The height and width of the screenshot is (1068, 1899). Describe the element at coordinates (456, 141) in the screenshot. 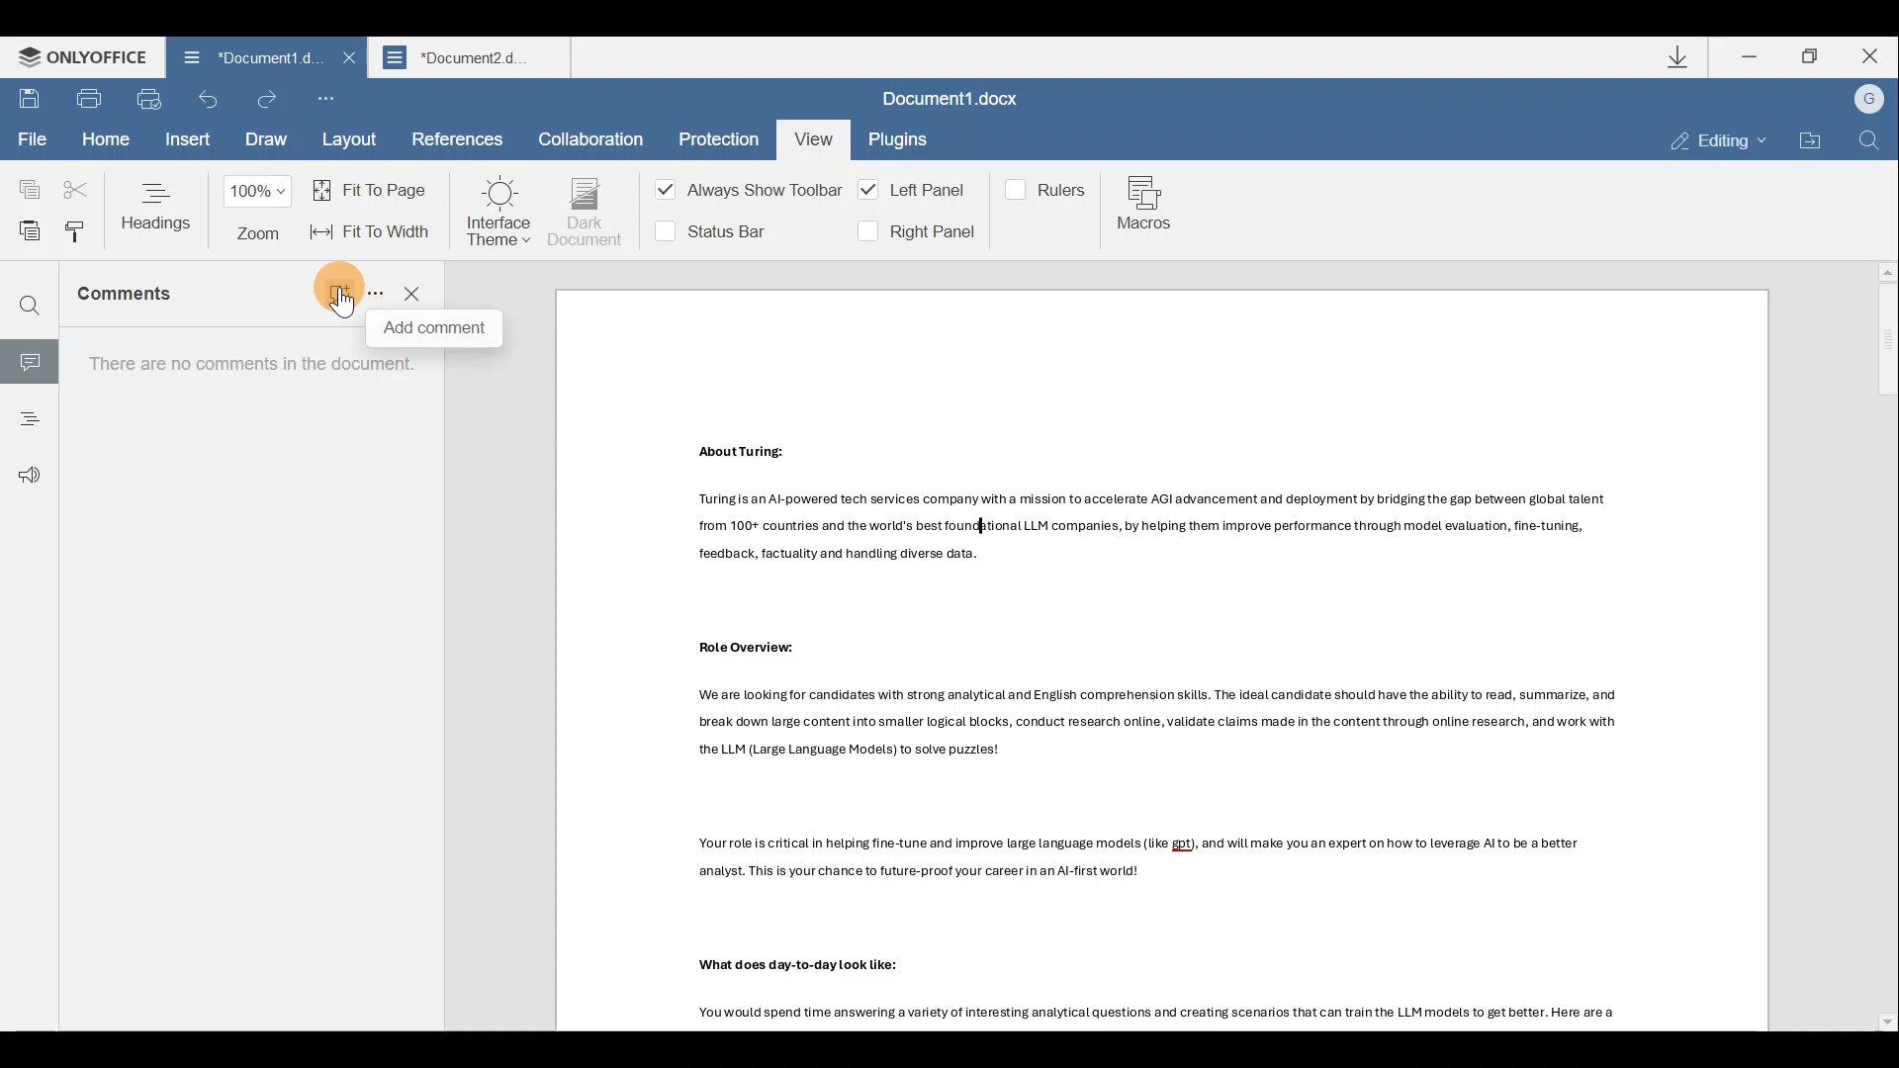

I see `References` at that location.